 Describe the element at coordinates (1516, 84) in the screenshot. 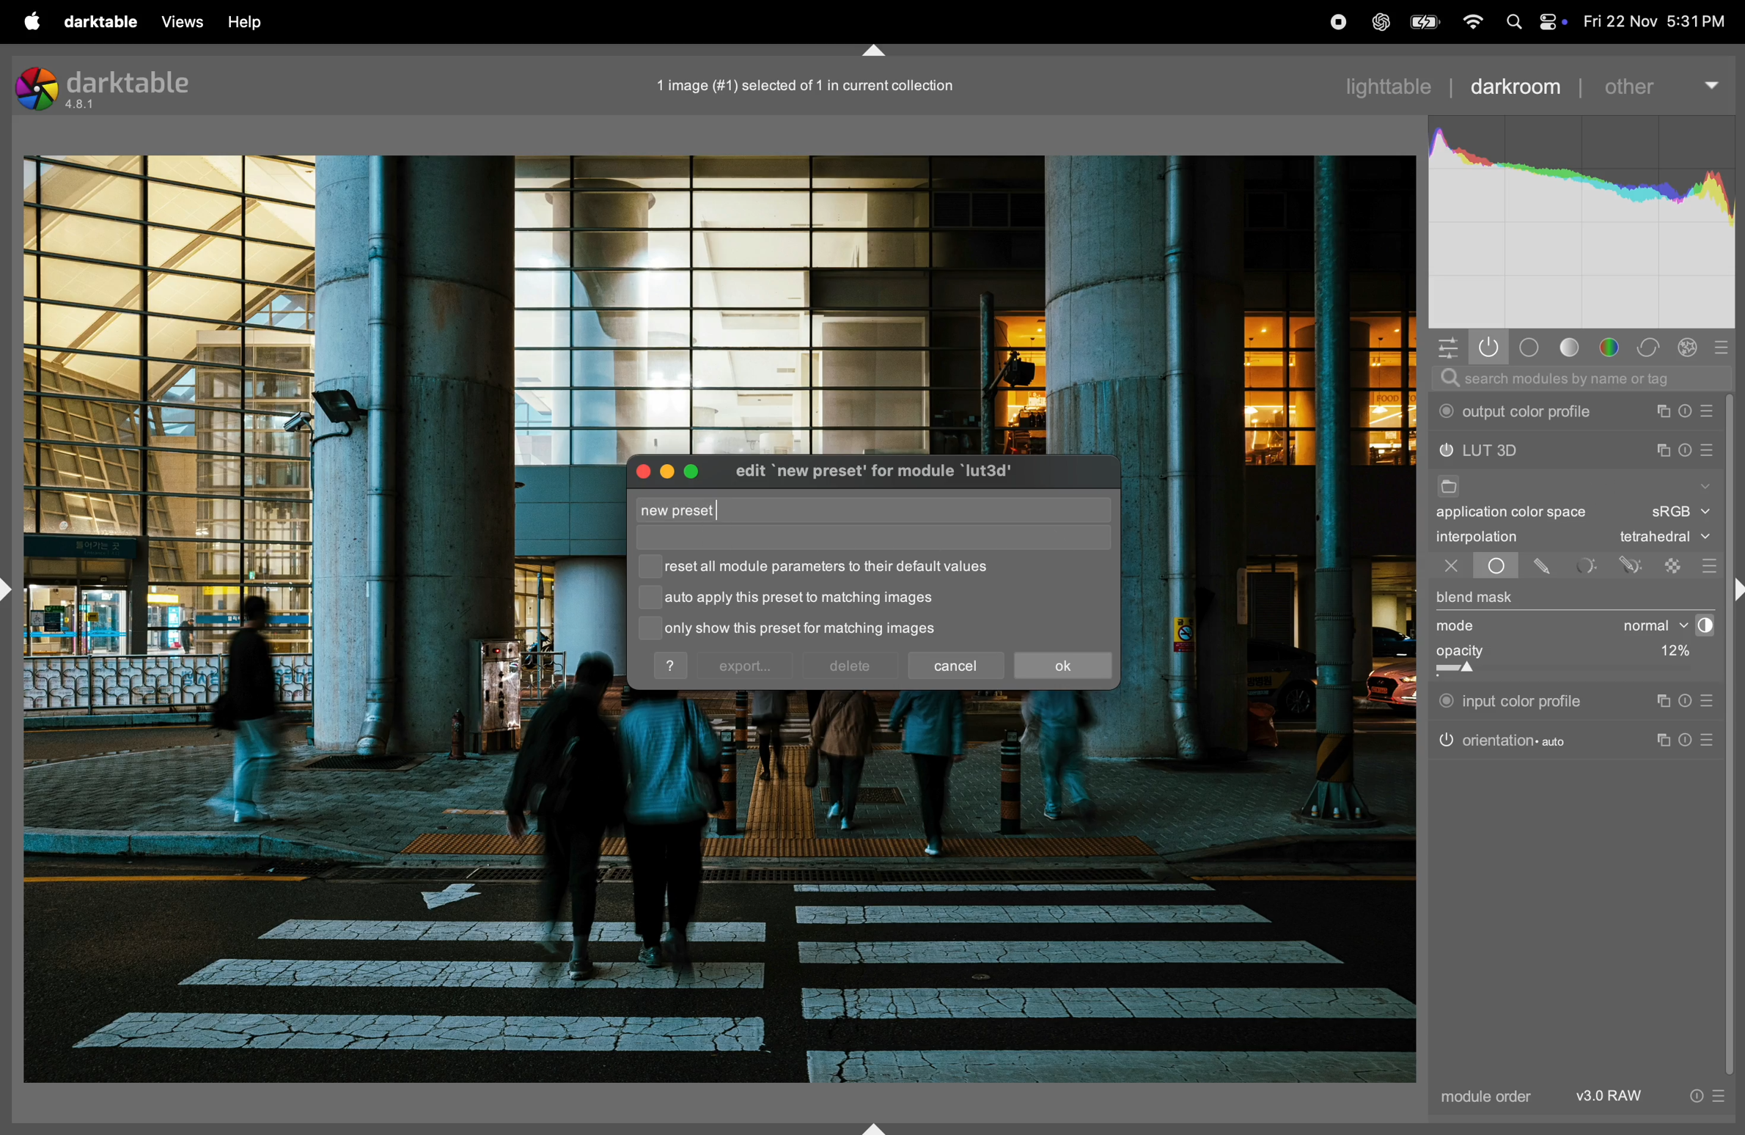

I see `darkroom` at that location.